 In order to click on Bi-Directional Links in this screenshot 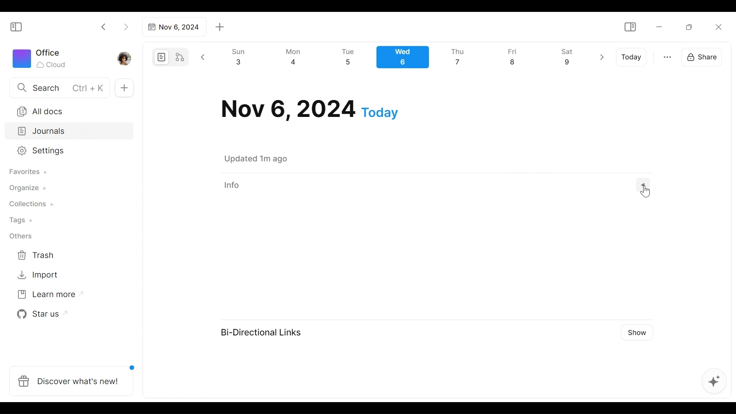, I will do `click(266, 333)`.